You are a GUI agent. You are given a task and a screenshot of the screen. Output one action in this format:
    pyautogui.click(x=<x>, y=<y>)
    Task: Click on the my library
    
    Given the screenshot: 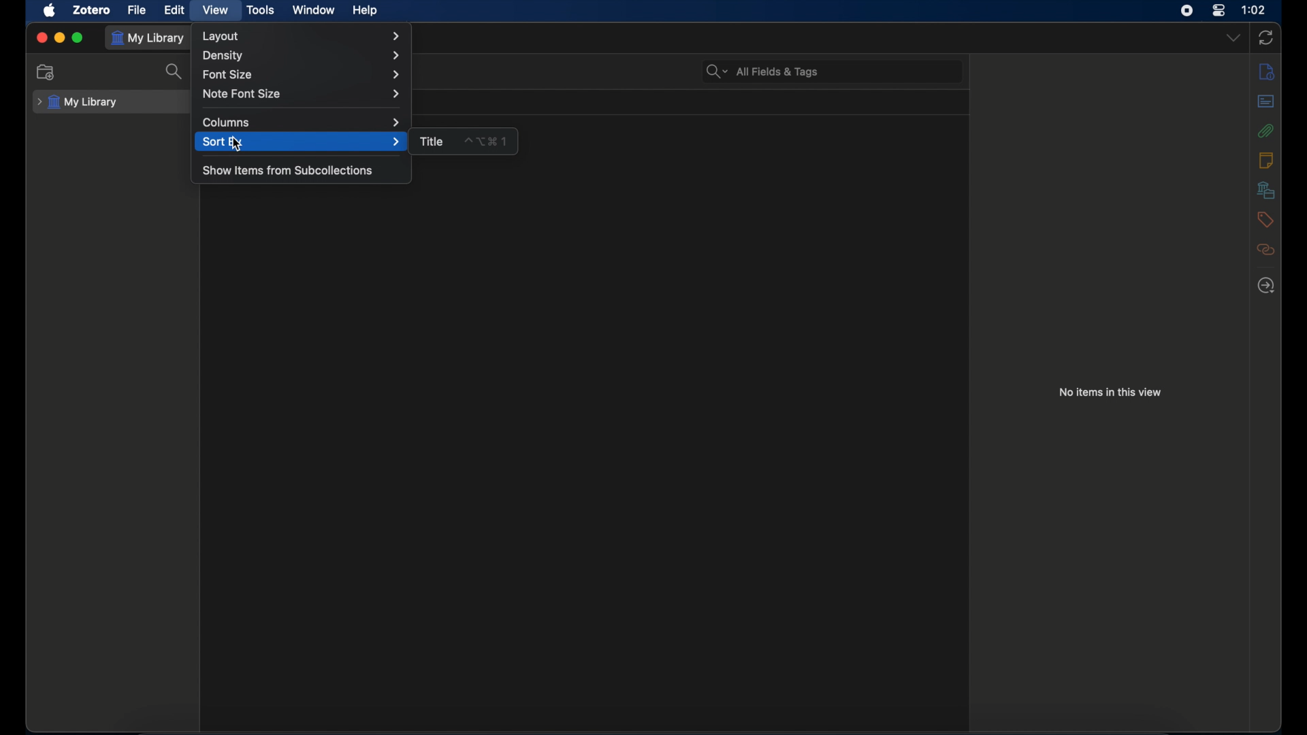 What is the action you would take?
    pyautogui.click(x=77, y=103)
    